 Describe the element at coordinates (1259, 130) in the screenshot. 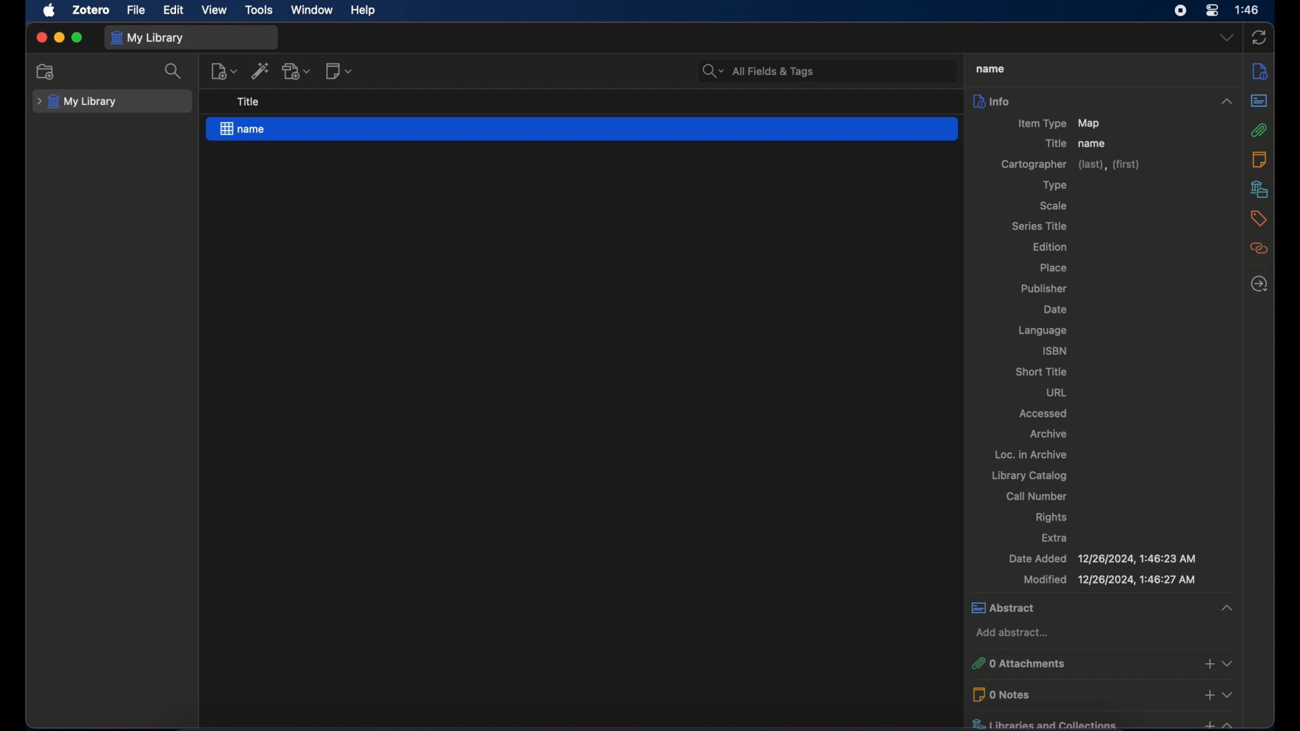

I see `attachments` at that location.